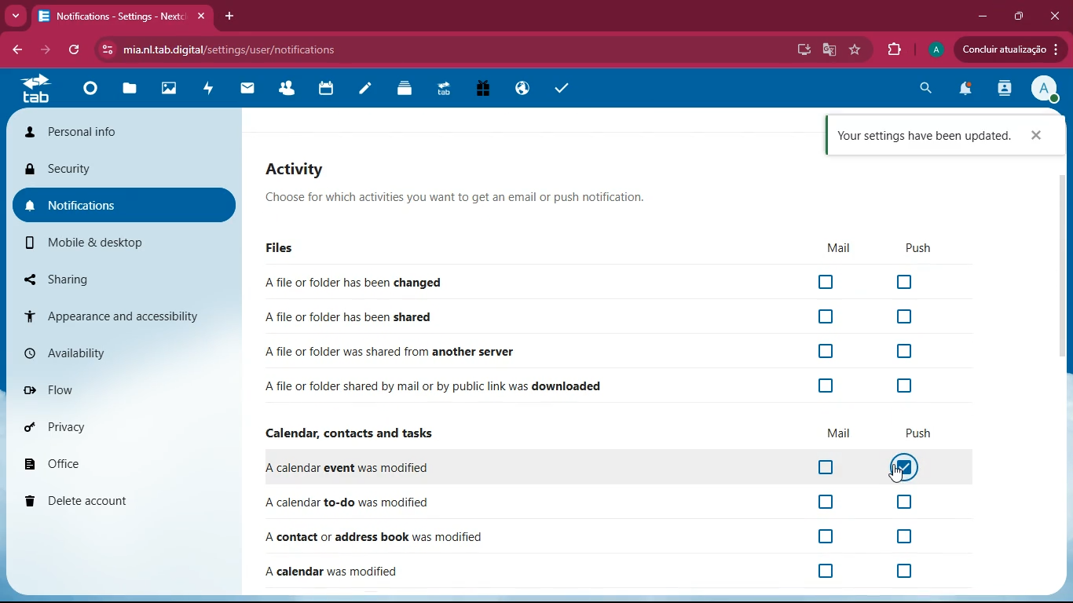  What do you see at coordinates (906, 385) in the screenshot?
I see `checkbox` at bounding box center [906, 385].